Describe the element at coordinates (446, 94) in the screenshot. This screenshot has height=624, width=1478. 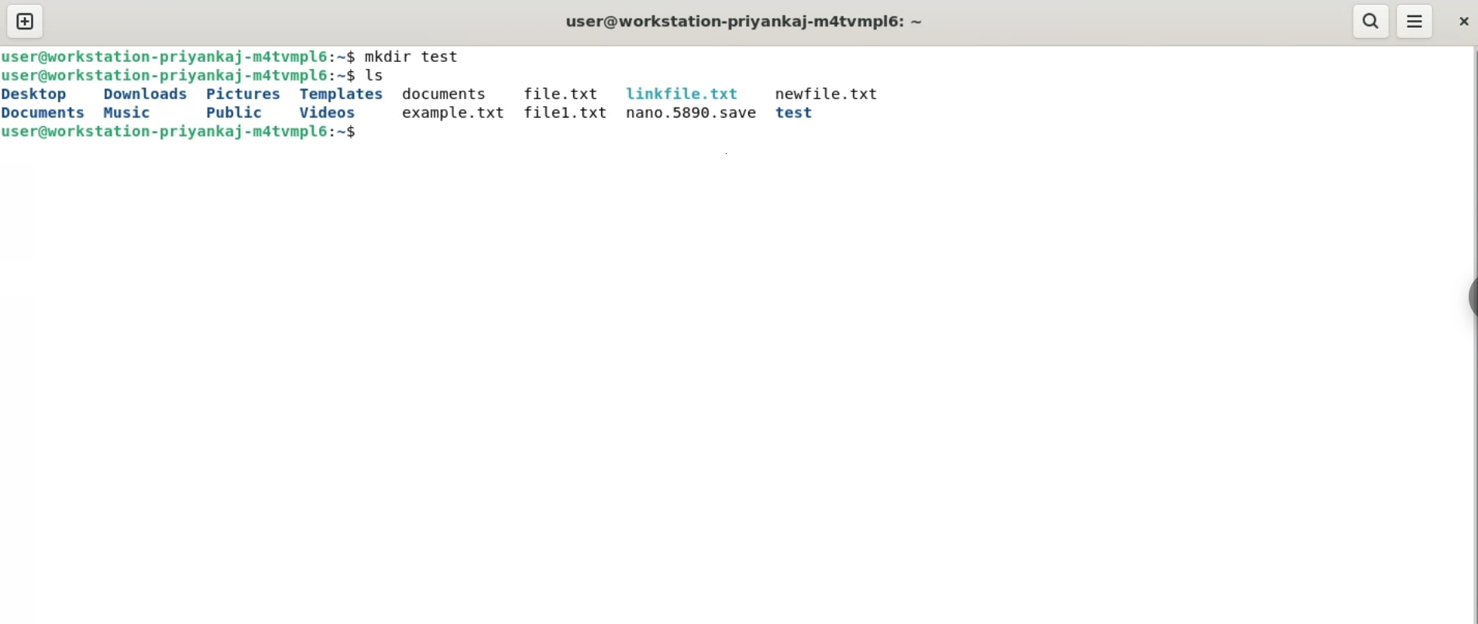
I see `documents` at that location.